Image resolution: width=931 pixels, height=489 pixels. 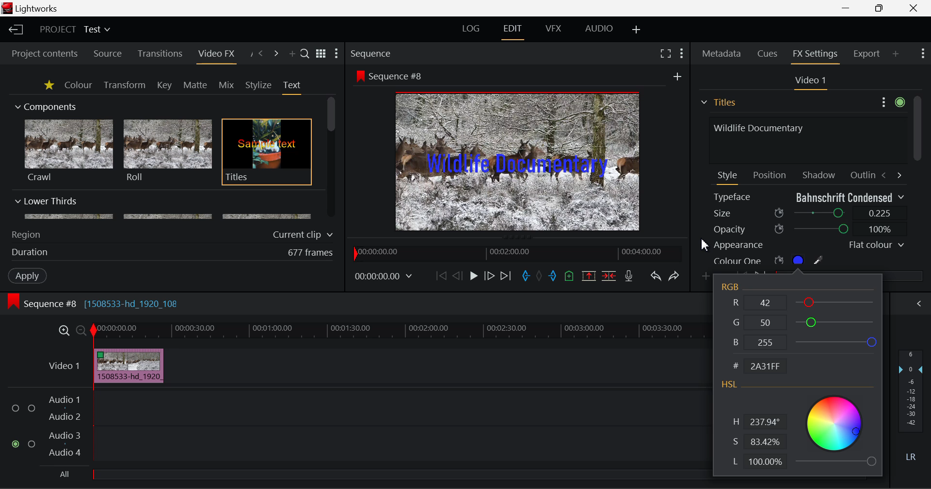 I want to click on Zoom Out Timeline, so click(x=81, y=332).